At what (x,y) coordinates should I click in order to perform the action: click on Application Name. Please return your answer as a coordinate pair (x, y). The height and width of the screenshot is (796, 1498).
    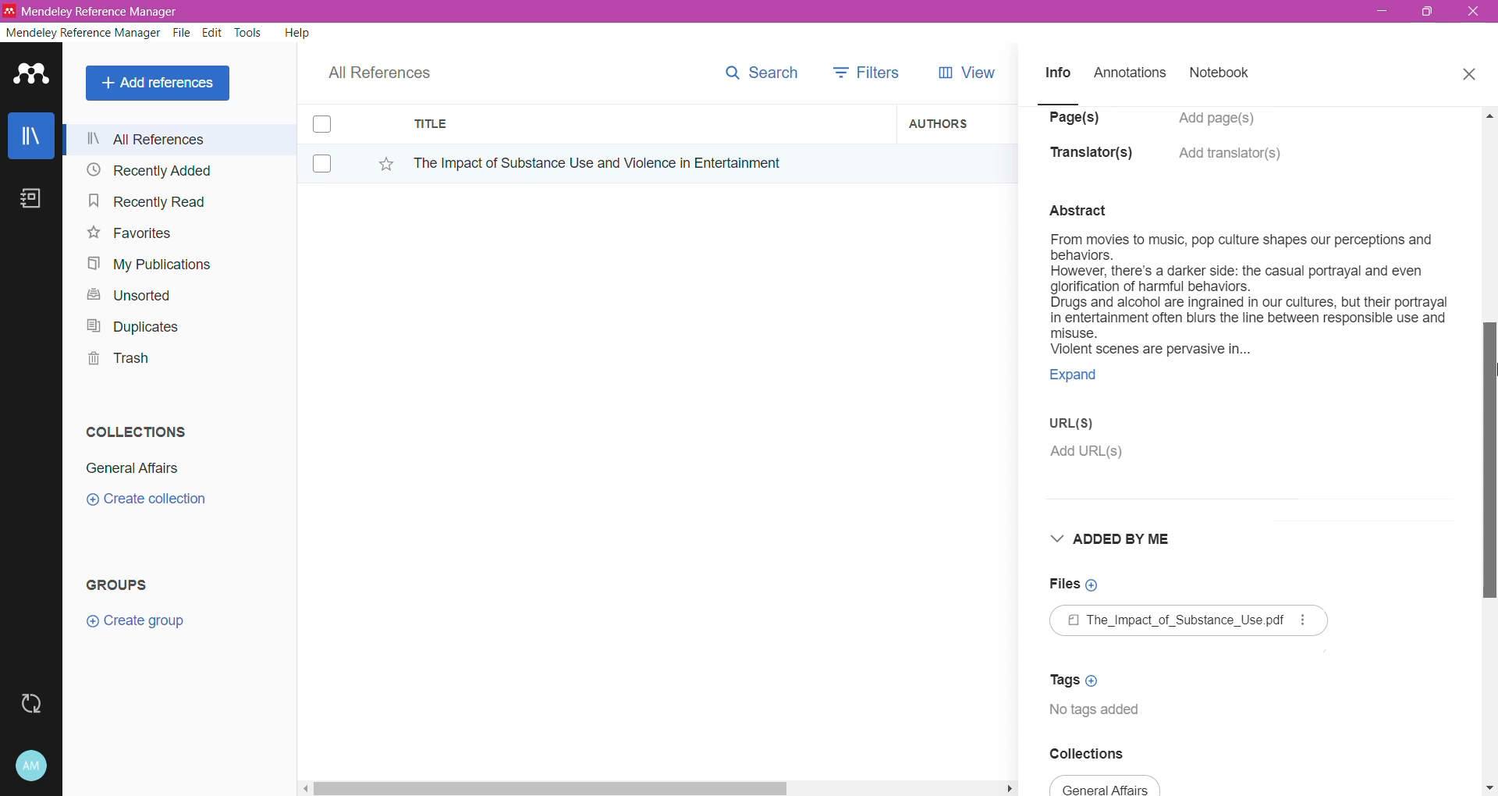
    Looking at the image, I should click on (93, 11).